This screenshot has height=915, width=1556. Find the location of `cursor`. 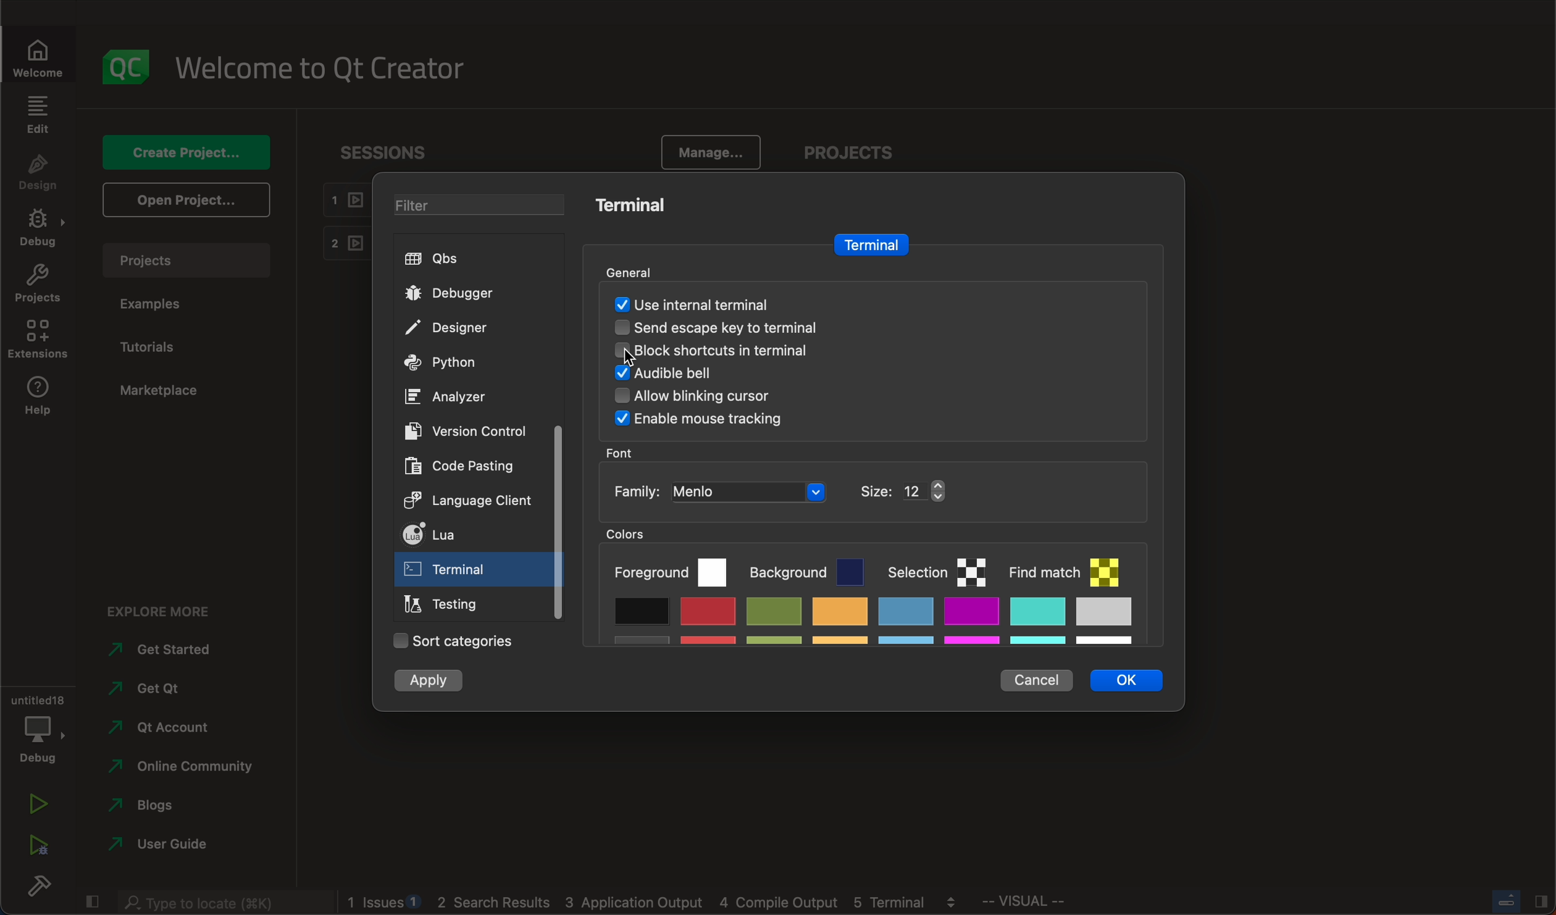

cursor is located at coordinates (627, 357).